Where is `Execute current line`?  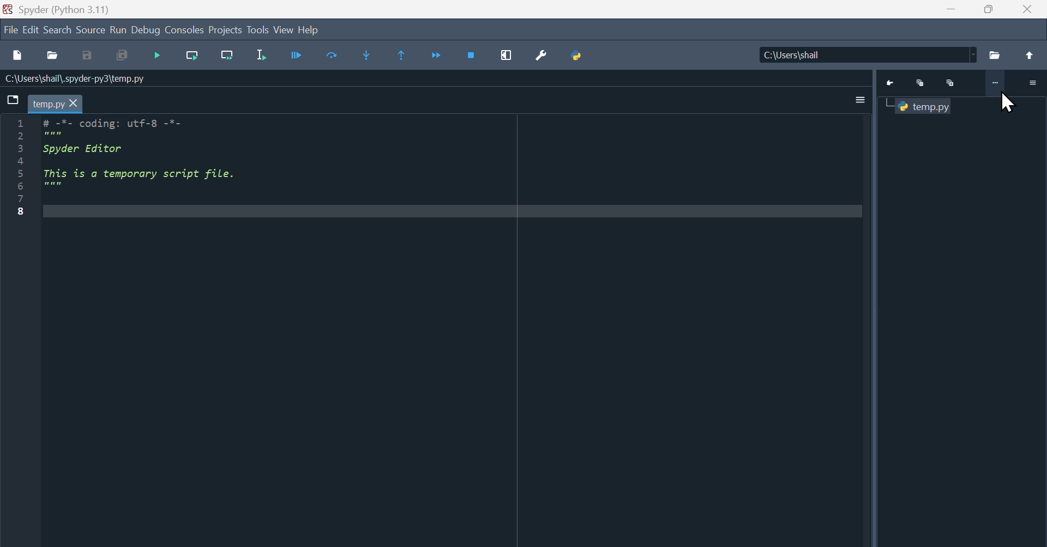 Execute current line is located at coordinates (333, 56).